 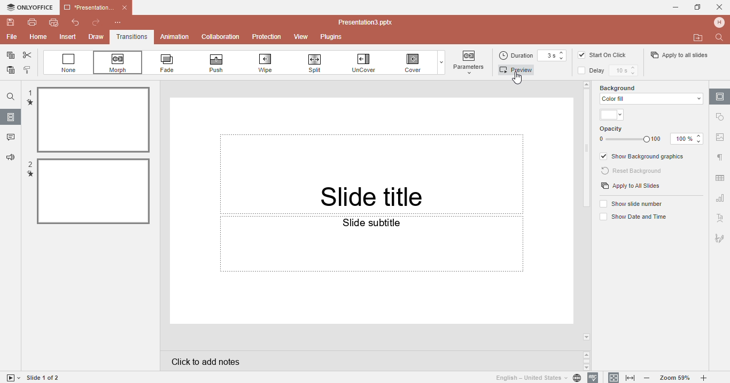 I want to click on Insert, so click(x=69, y=37).